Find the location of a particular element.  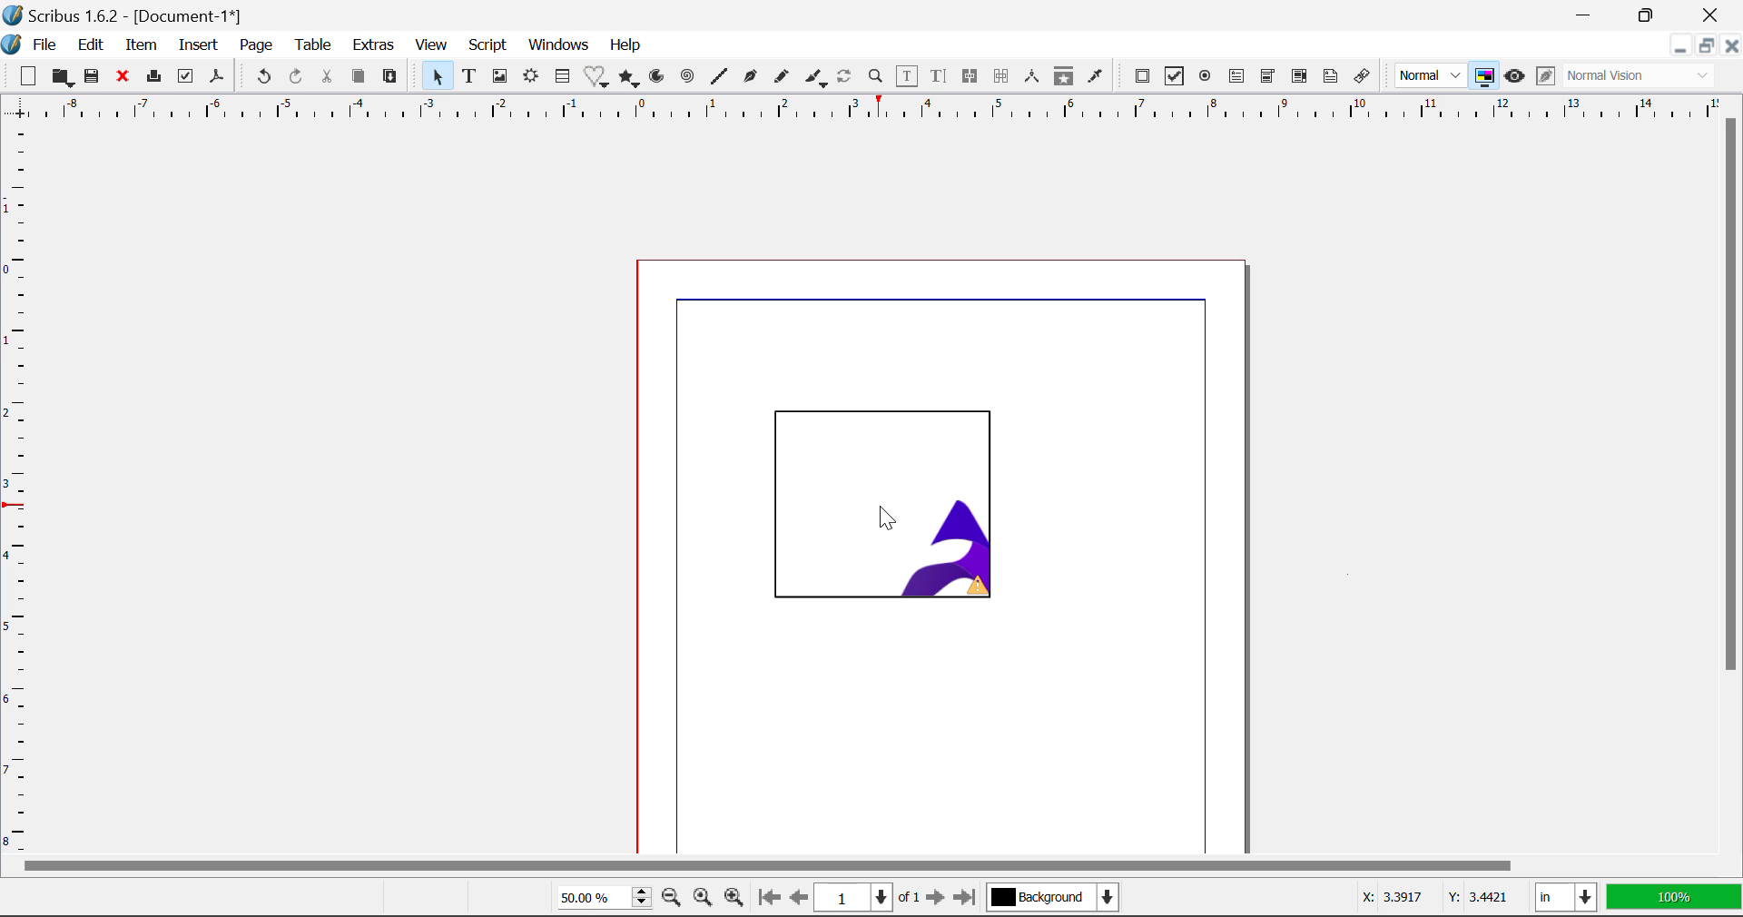

Bezier Curve is located at coordinates (748, 77).